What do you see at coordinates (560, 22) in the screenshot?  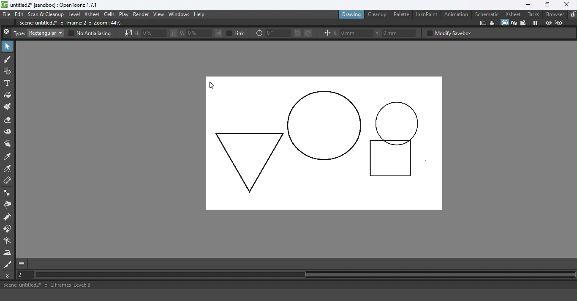 I see `Sub-camera preview` at bounding box center [560, 22].